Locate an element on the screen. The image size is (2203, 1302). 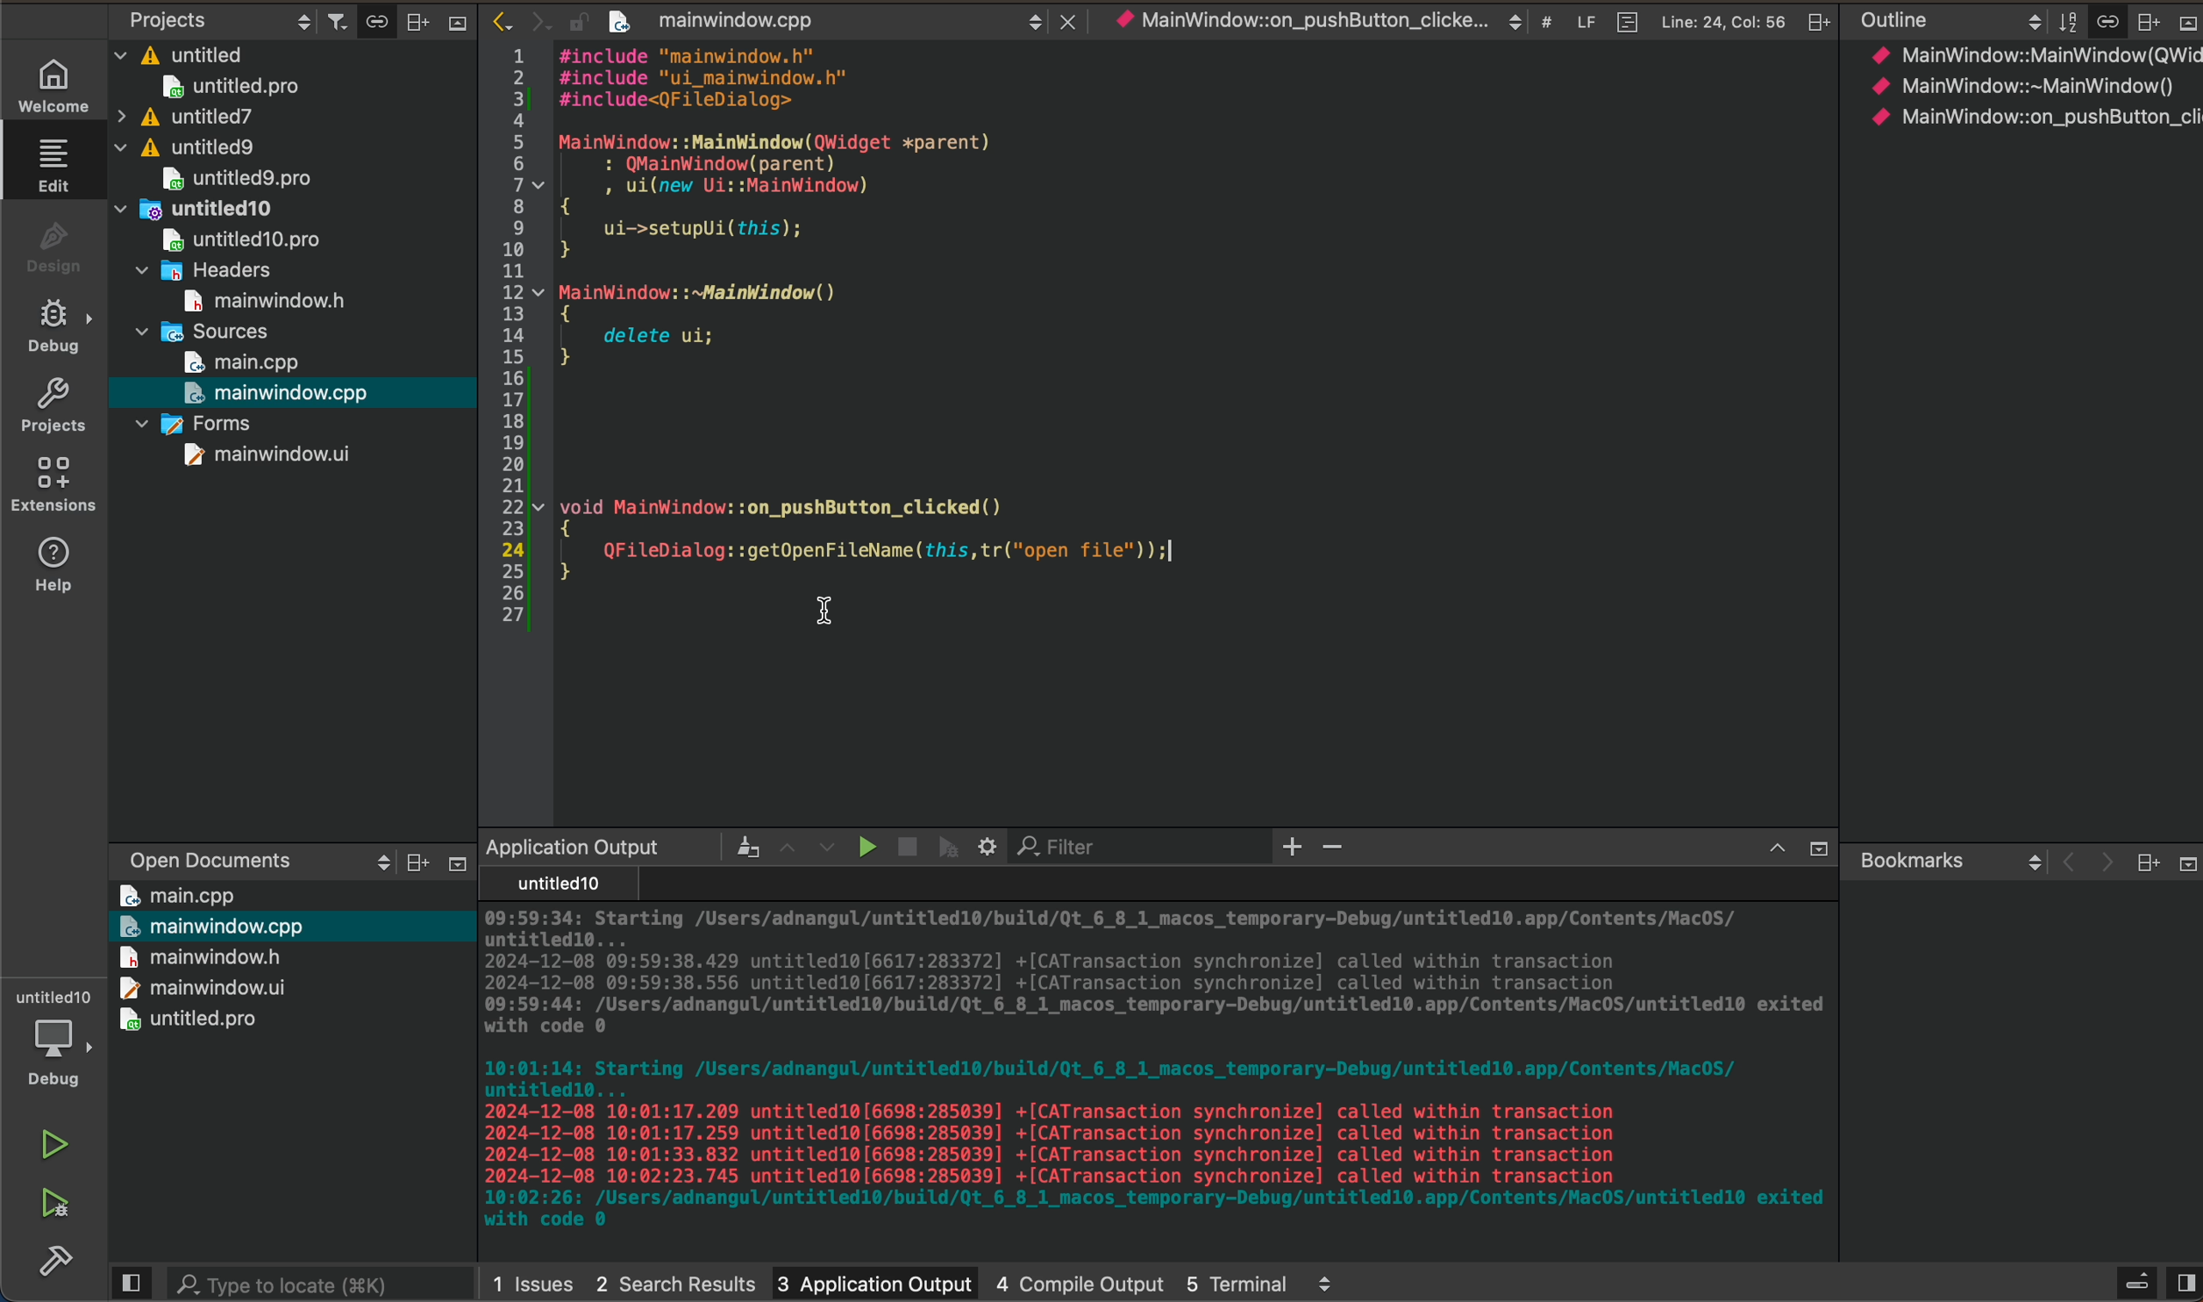
Type to locate is located at coordinates (286, 1281).